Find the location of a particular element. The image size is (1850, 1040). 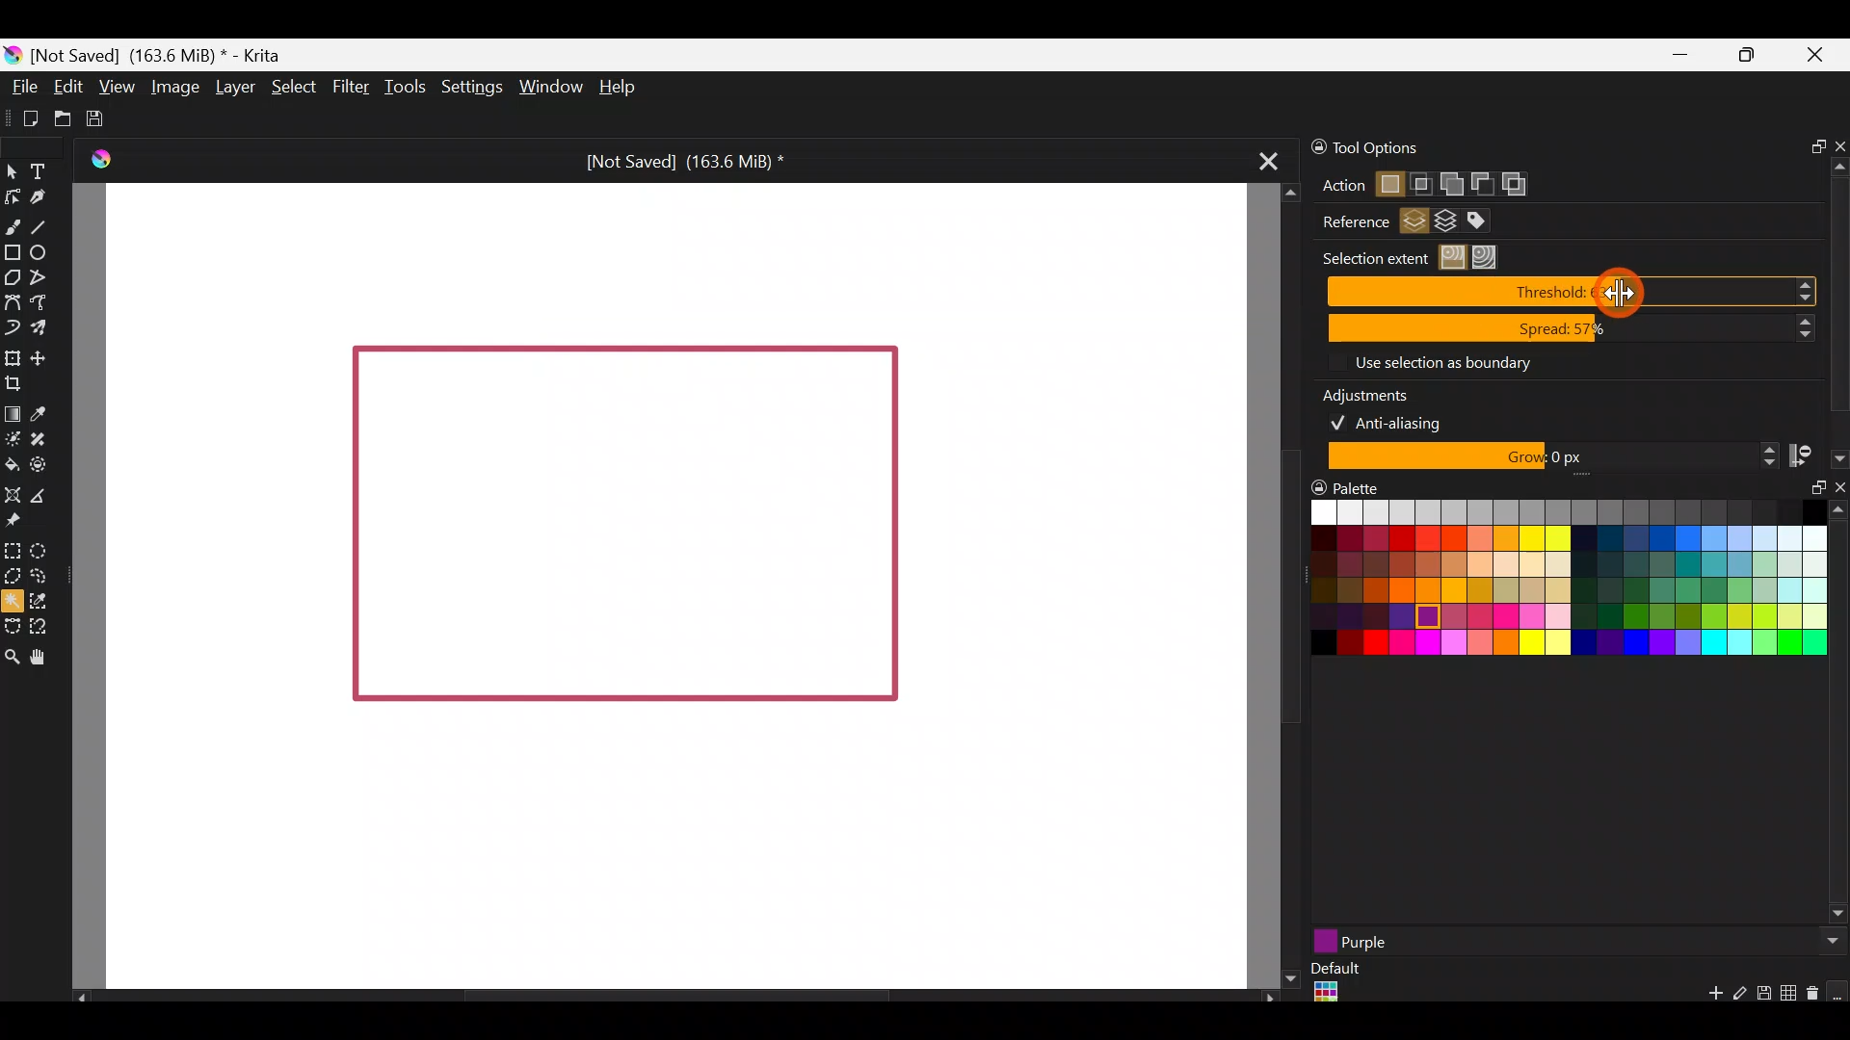

Reference images tool is located at coordinates (21, 523).